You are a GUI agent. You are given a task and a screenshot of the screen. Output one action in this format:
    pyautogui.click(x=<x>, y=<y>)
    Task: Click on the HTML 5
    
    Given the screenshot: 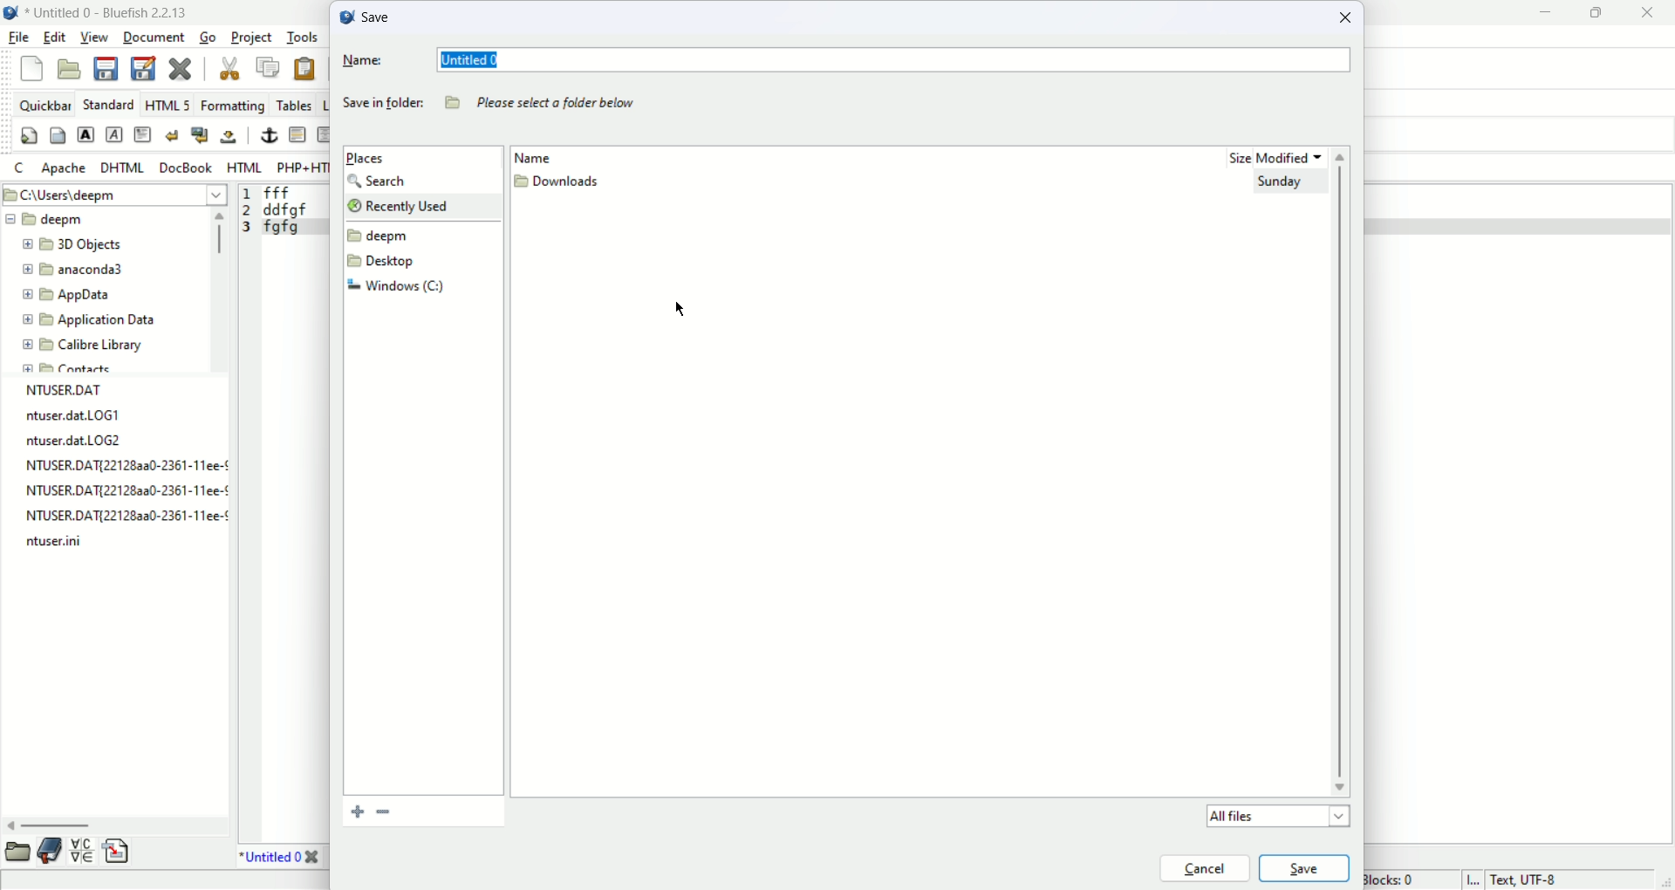 What is the action you would take?
    pyautogui.click(x=168, y=105)
    